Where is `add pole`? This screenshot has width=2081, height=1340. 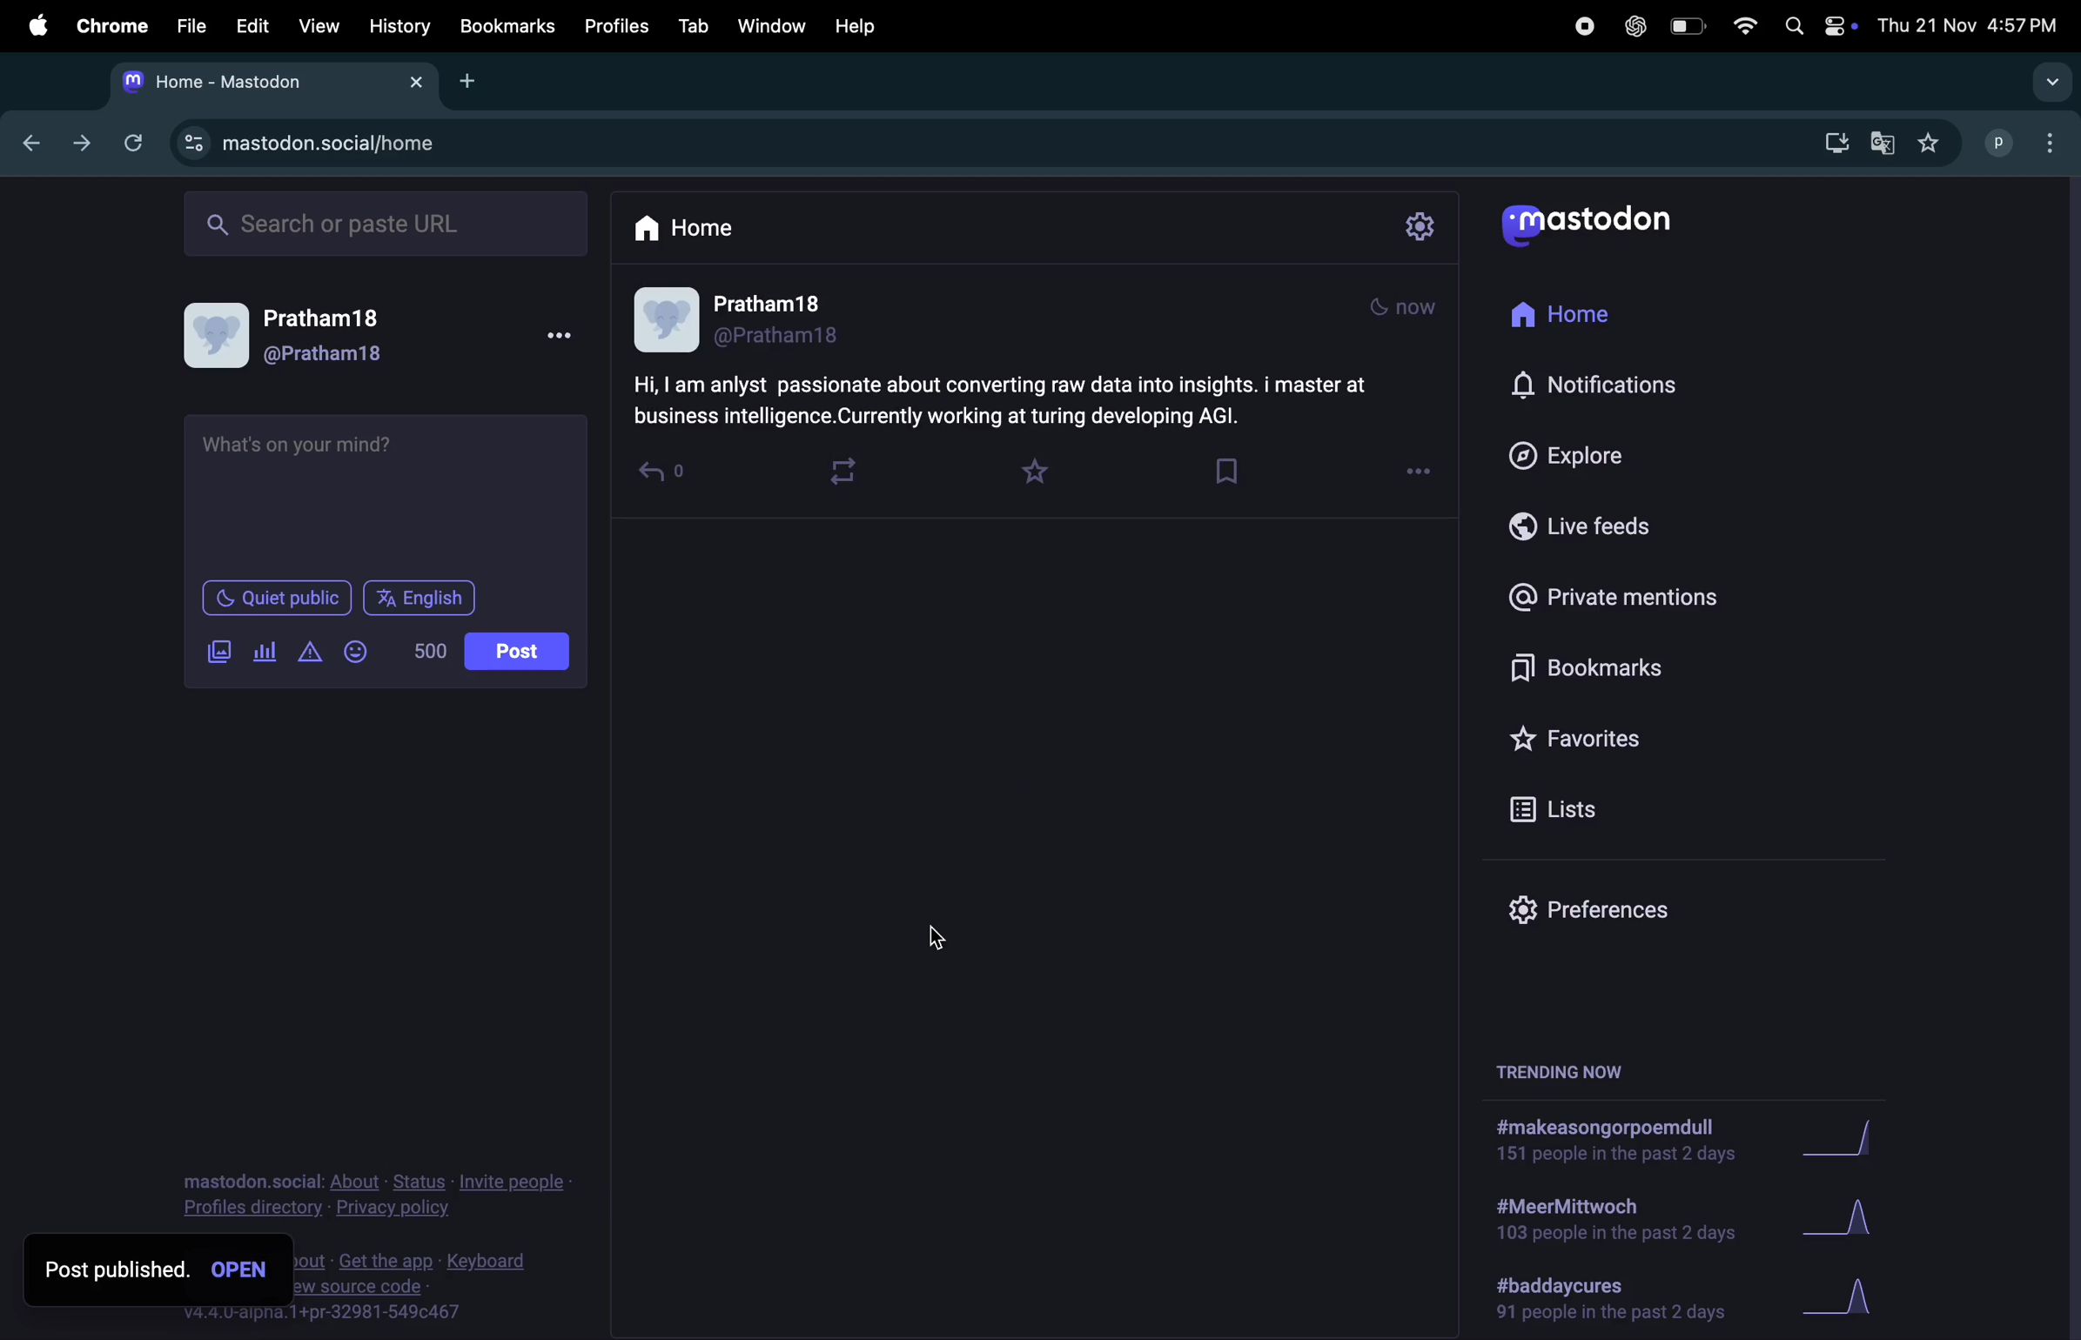
add pole is located at coordinates (265, 654).